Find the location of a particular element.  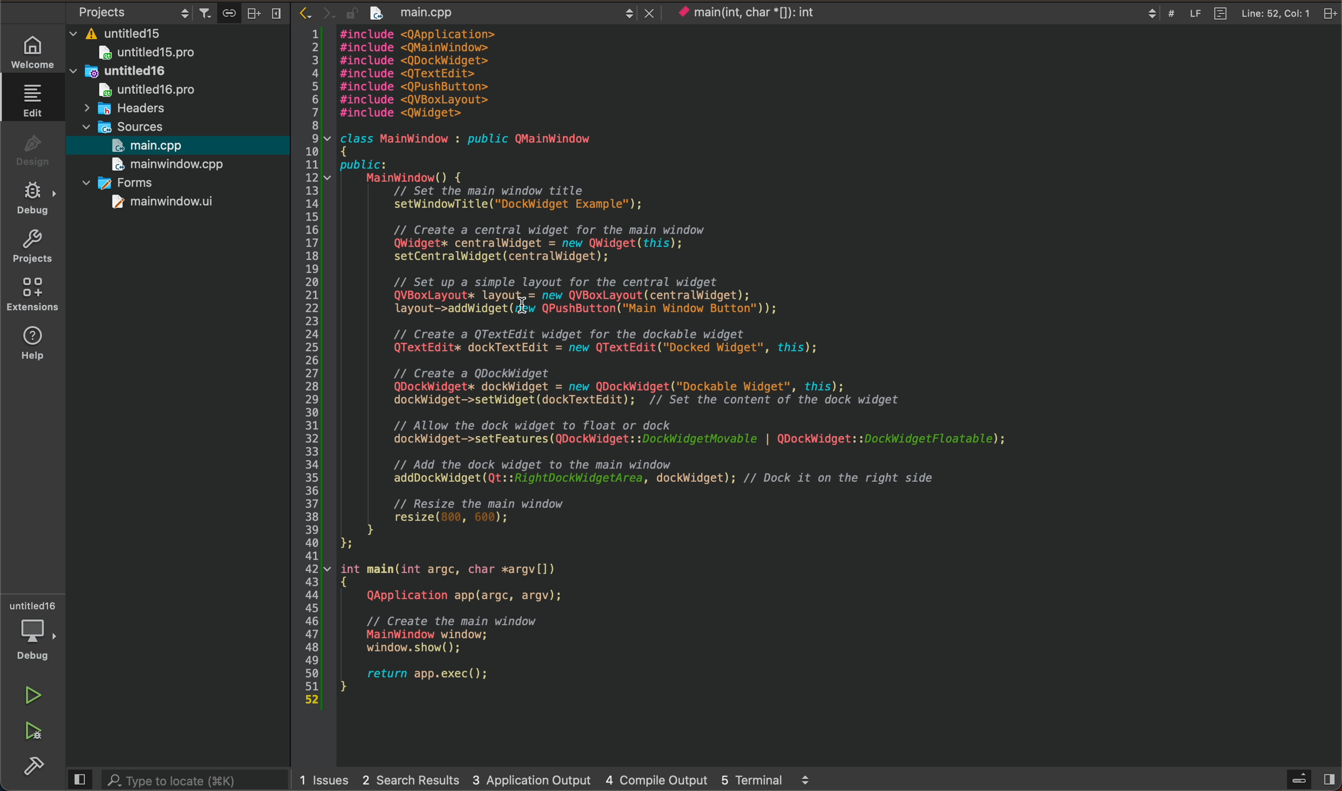

arrows is located at coordinates (313, 14).